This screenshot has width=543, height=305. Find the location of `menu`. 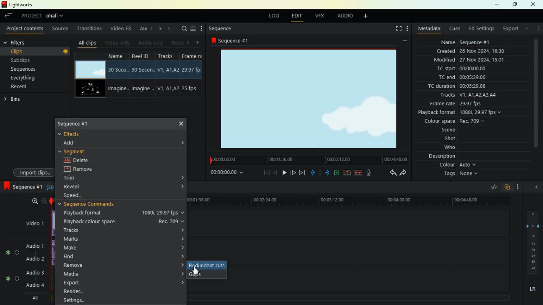

menu is located at coordinates (193, 29).